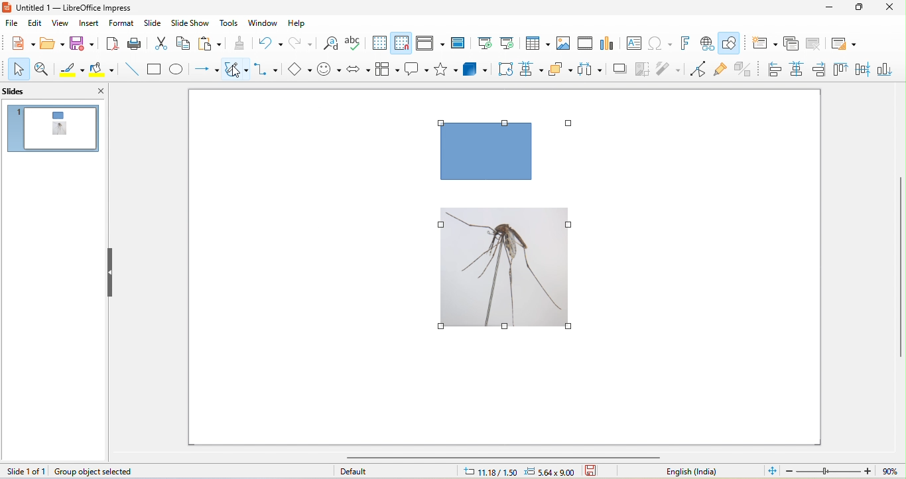 Image resolution: width=906 pixels, height=479 pixels. What do you see at coordinates (642, 70) in the screenshot?
I see `crop image` at bounding box center [642, 70].